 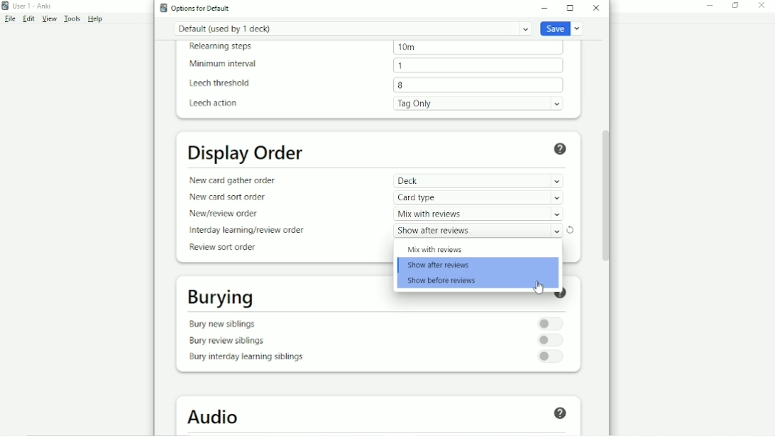 What do you see at coordinates (223, 214) in the screenshot?
I see `New/review order` at bounding box center [223, 214].